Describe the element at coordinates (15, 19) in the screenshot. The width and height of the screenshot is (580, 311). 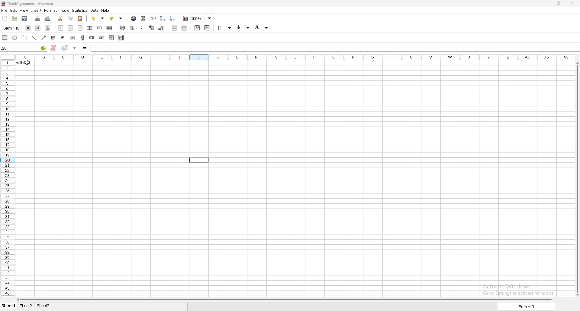
I see `open` at that location.